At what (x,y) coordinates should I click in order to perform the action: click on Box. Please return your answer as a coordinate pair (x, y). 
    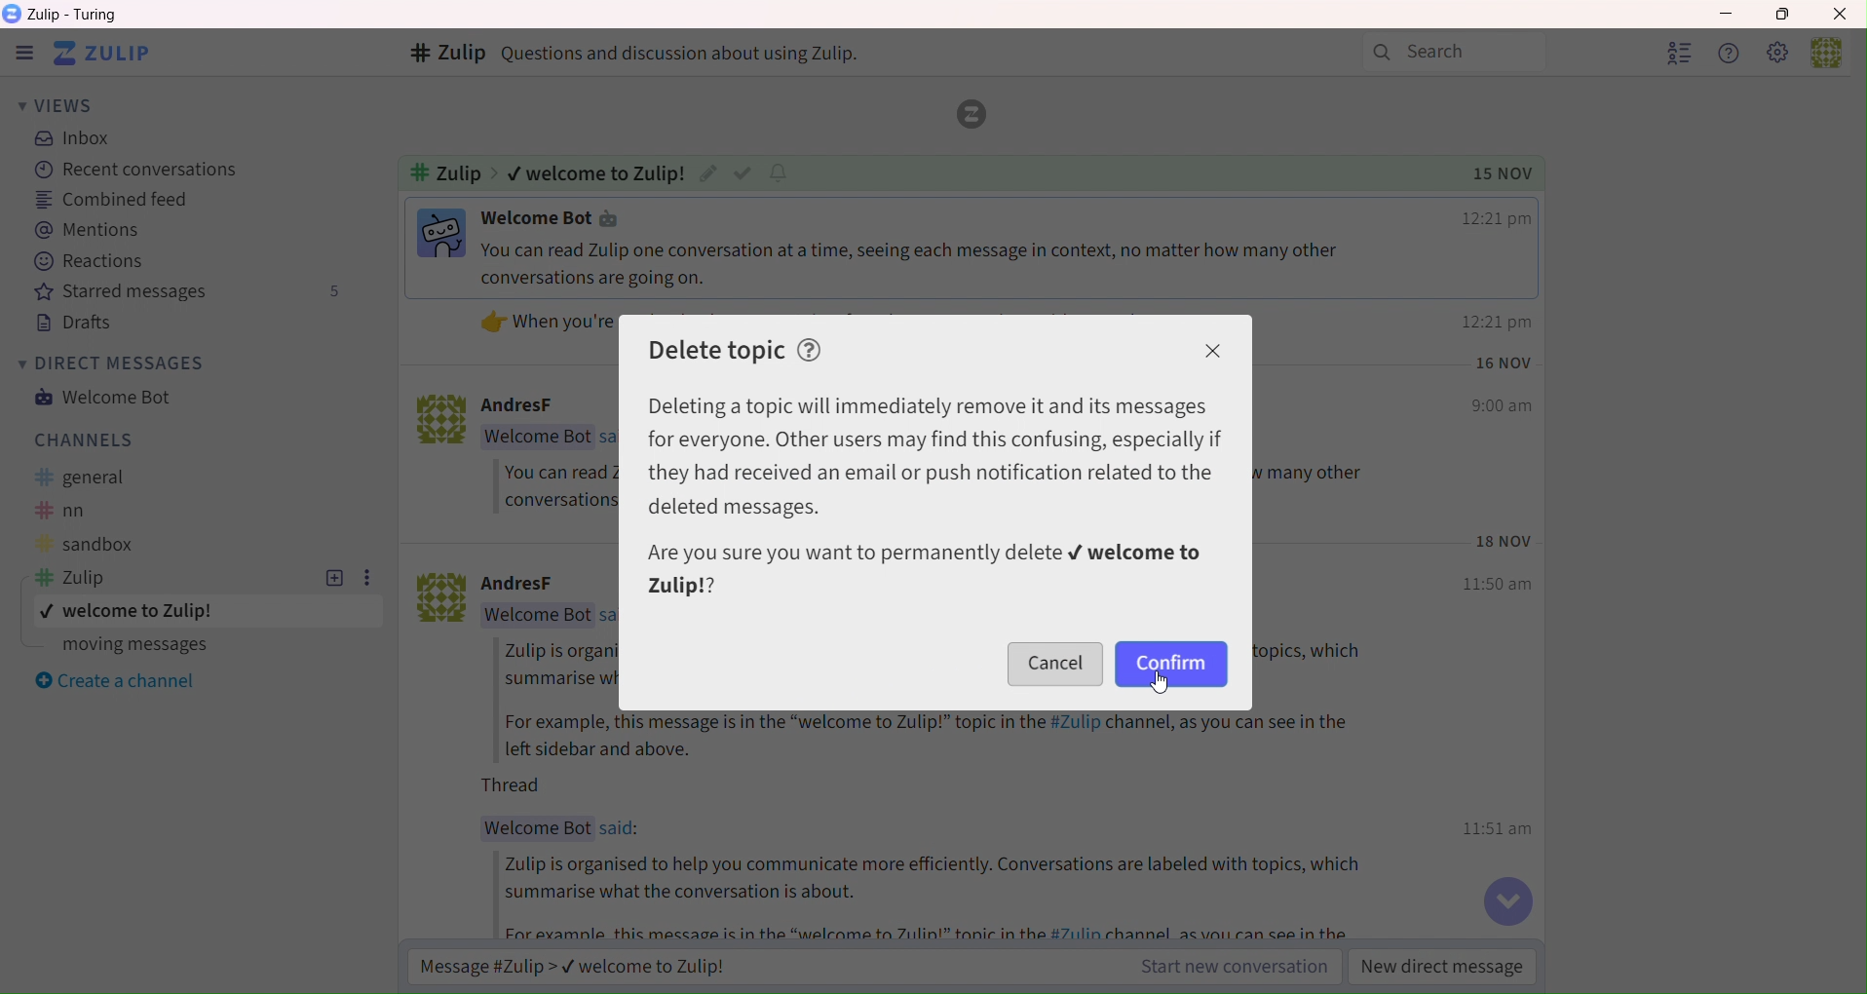
    Looking at the image, I should click on (1785, 15).